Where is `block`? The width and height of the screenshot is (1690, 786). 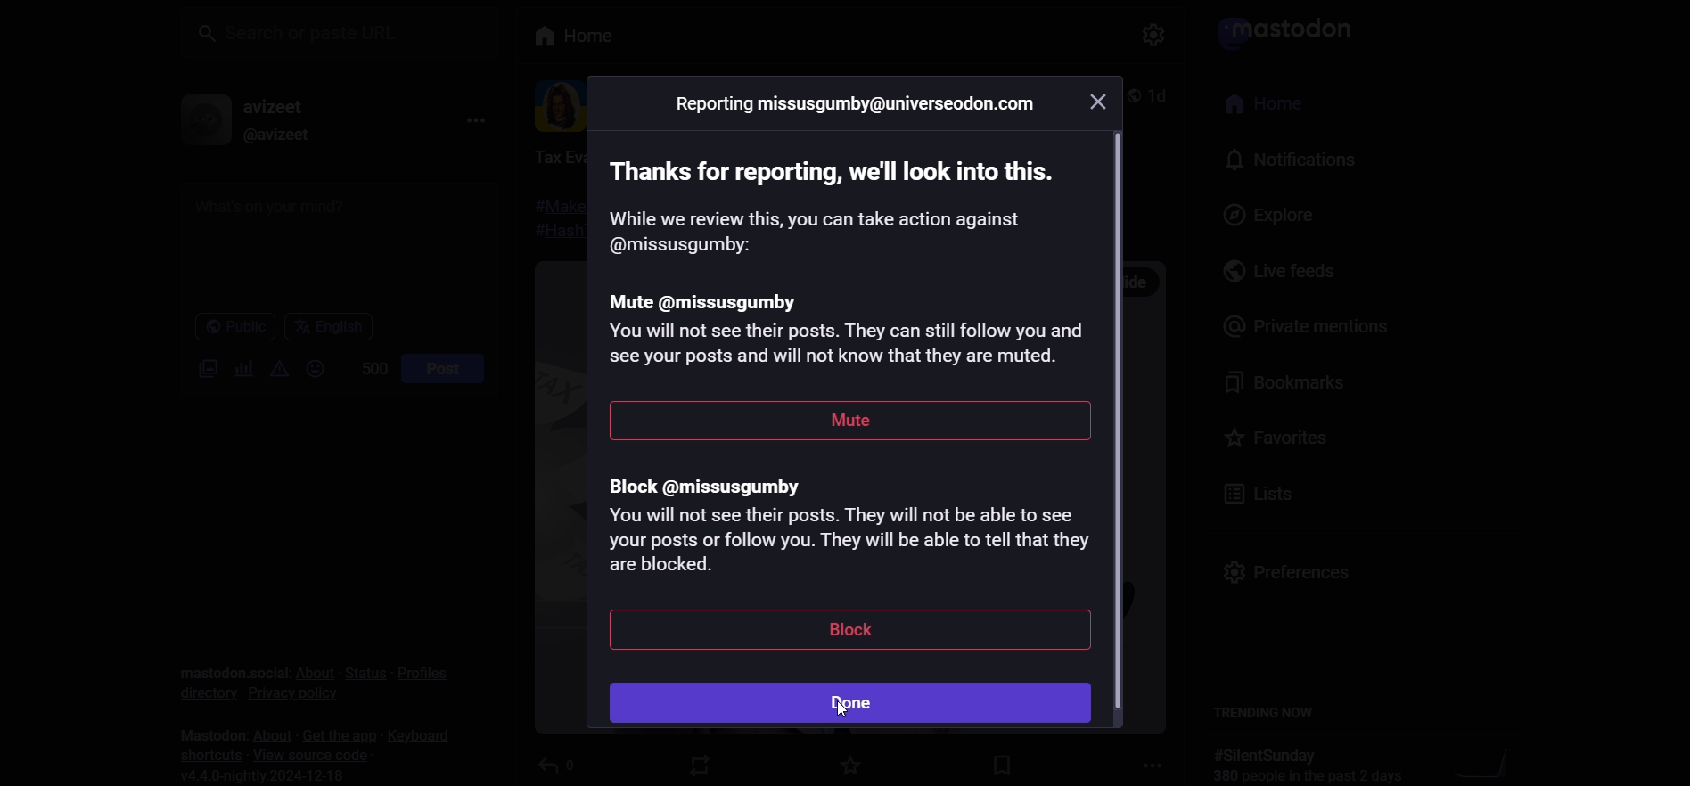 block is located at coordinates (850, 633).